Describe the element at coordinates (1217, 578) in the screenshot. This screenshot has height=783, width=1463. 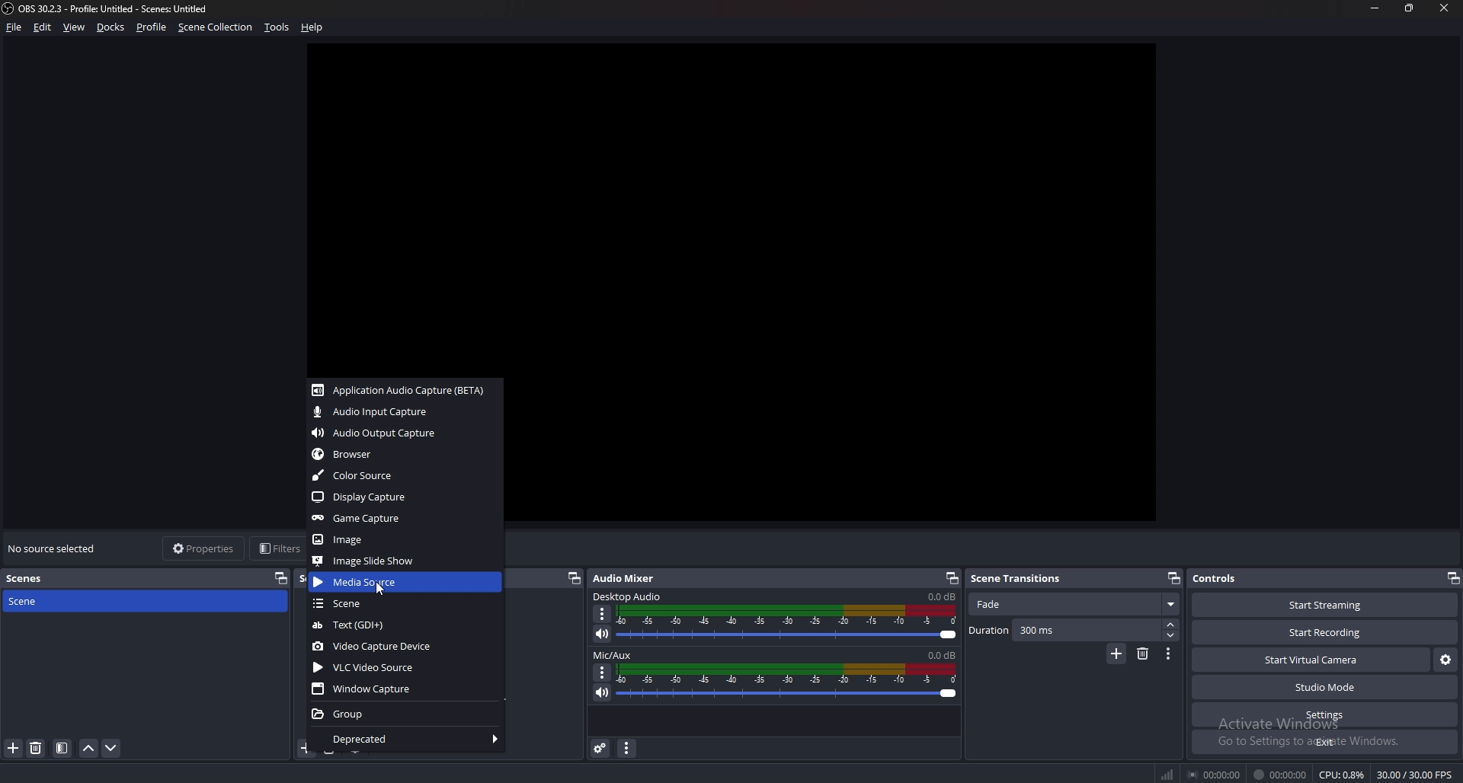
I see `Controls ` at that location.